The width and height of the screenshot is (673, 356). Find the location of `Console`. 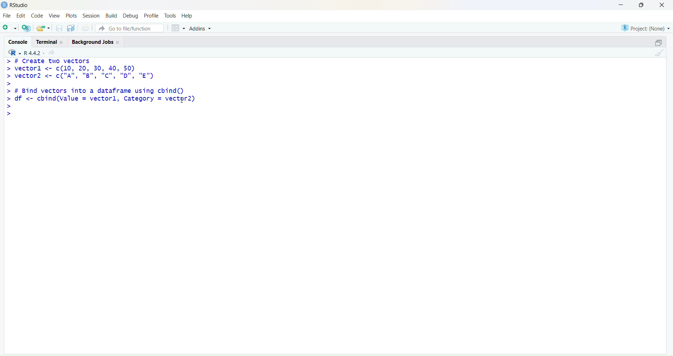

Console is located at coordinates (17, 41).